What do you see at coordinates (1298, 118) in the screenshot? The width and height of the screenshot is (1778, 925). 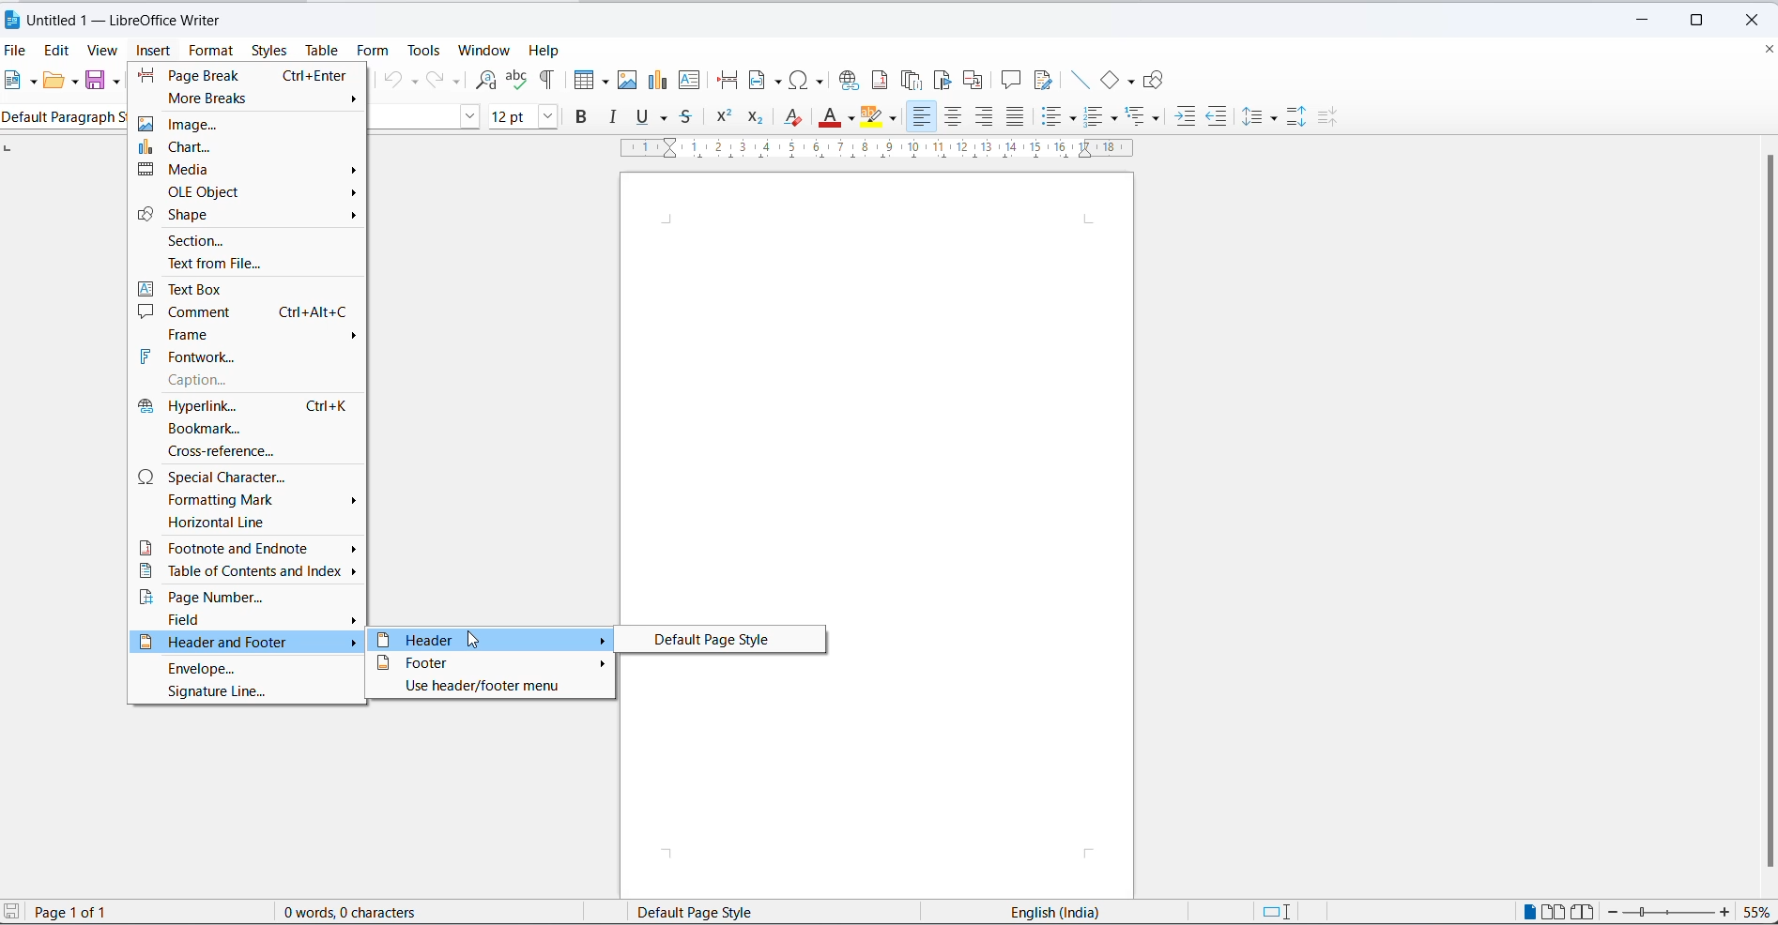 I see `increase paragraph spacing` at bounding box center [1298, 118].